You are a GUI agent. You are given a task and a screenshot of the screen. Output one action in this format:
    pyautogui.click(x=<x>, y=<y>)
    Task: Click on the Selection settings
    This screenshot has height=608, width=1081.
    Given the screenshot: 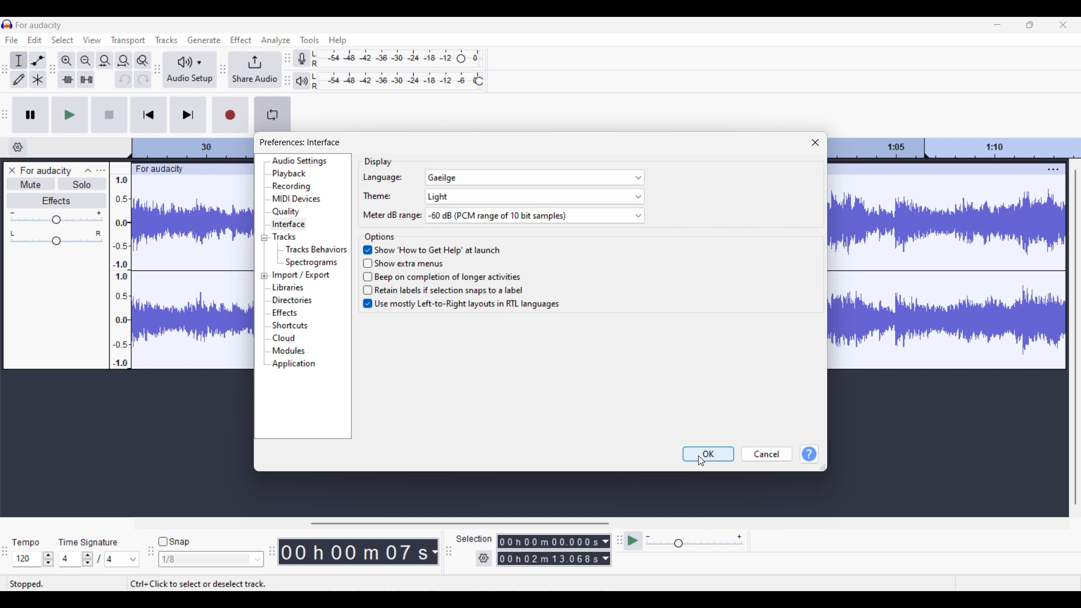 What is the action you would take?
    pyautogui.click(x=484, y=558)
    